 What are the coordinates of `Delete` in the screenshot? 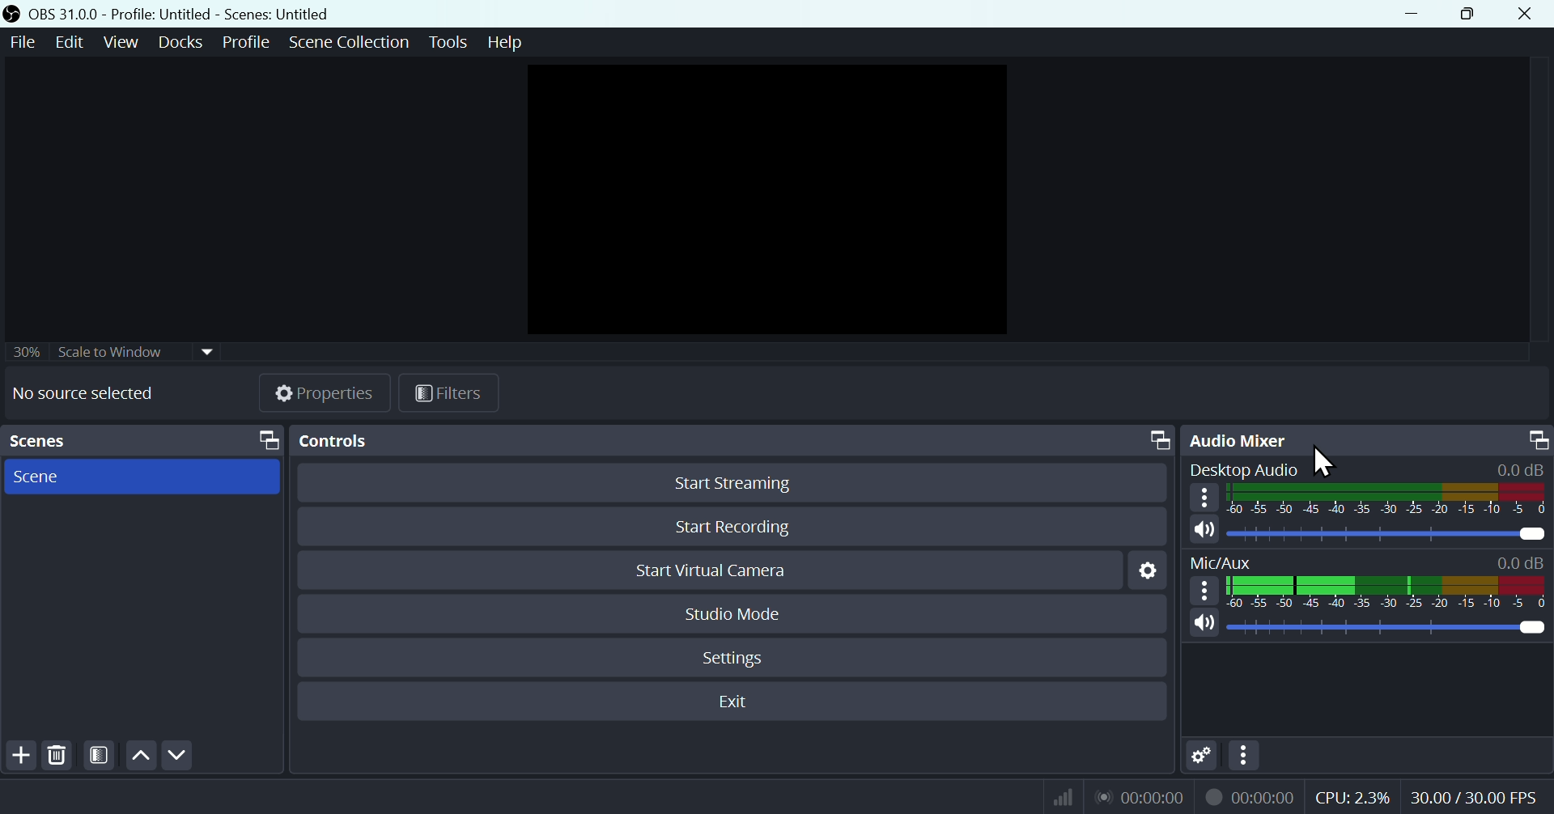 It's located at (57, 754).